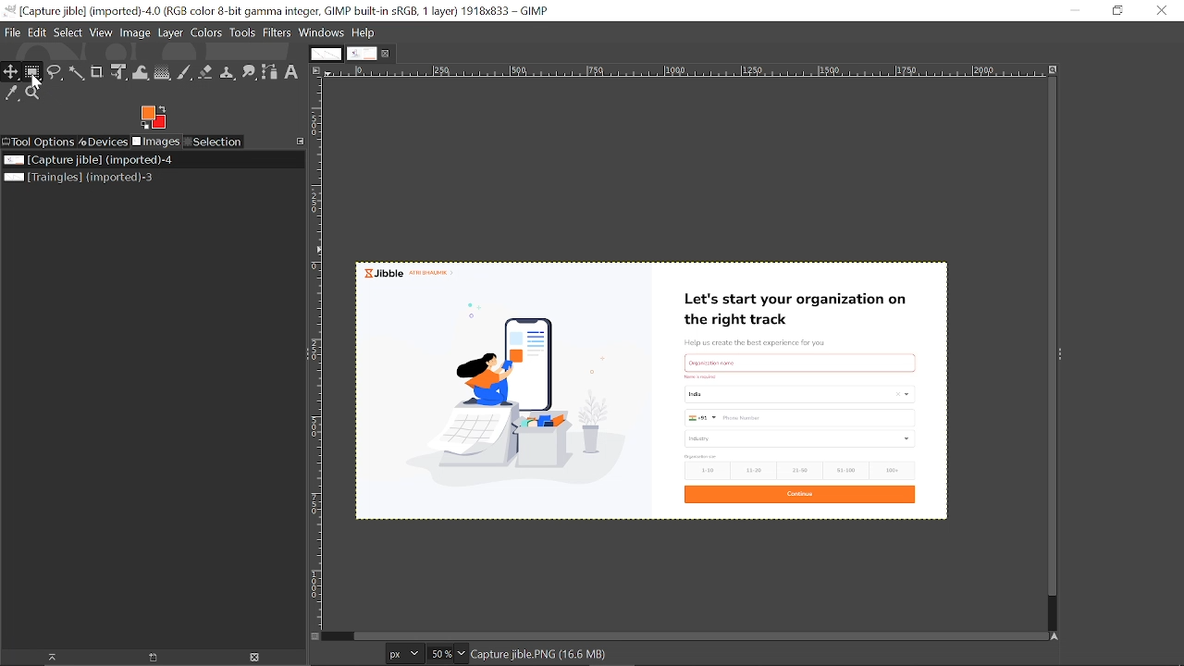 The height and width of the screenshot is (666, 1184). Describe the element at coordinates (364, 32) in the screenshot. I see `Help` at that location.